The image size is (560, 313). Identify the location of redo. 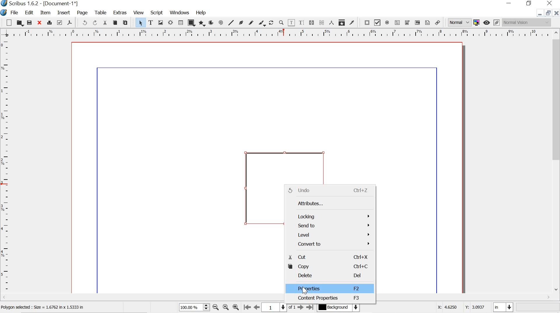
(95, 22).